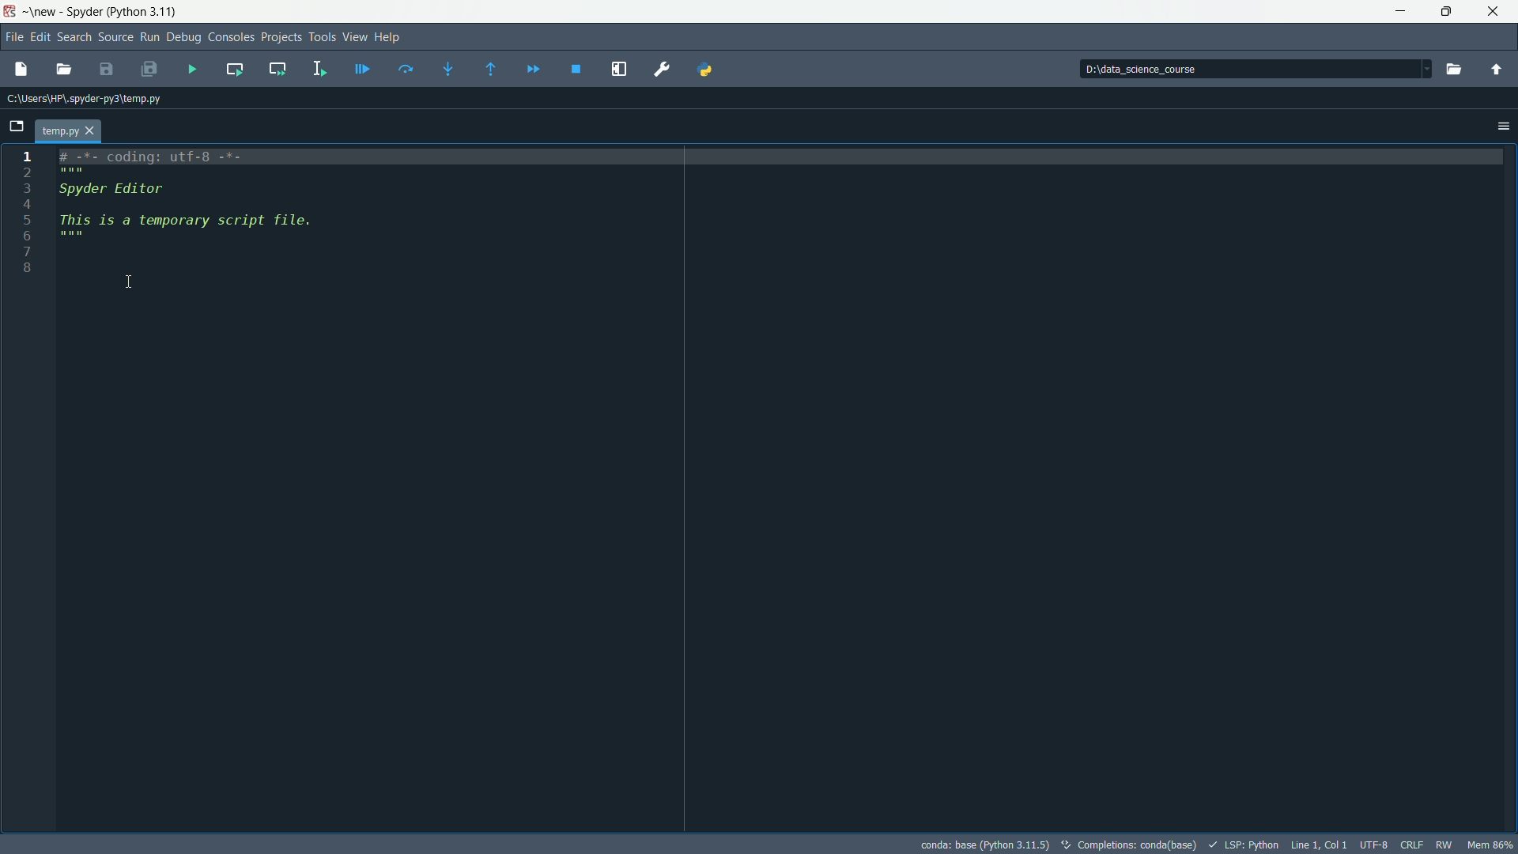 This screenshot has height=854, width=1518. Describe the element at coordinates (70, 237) in the screenshot. I see `6 ***` at that location.